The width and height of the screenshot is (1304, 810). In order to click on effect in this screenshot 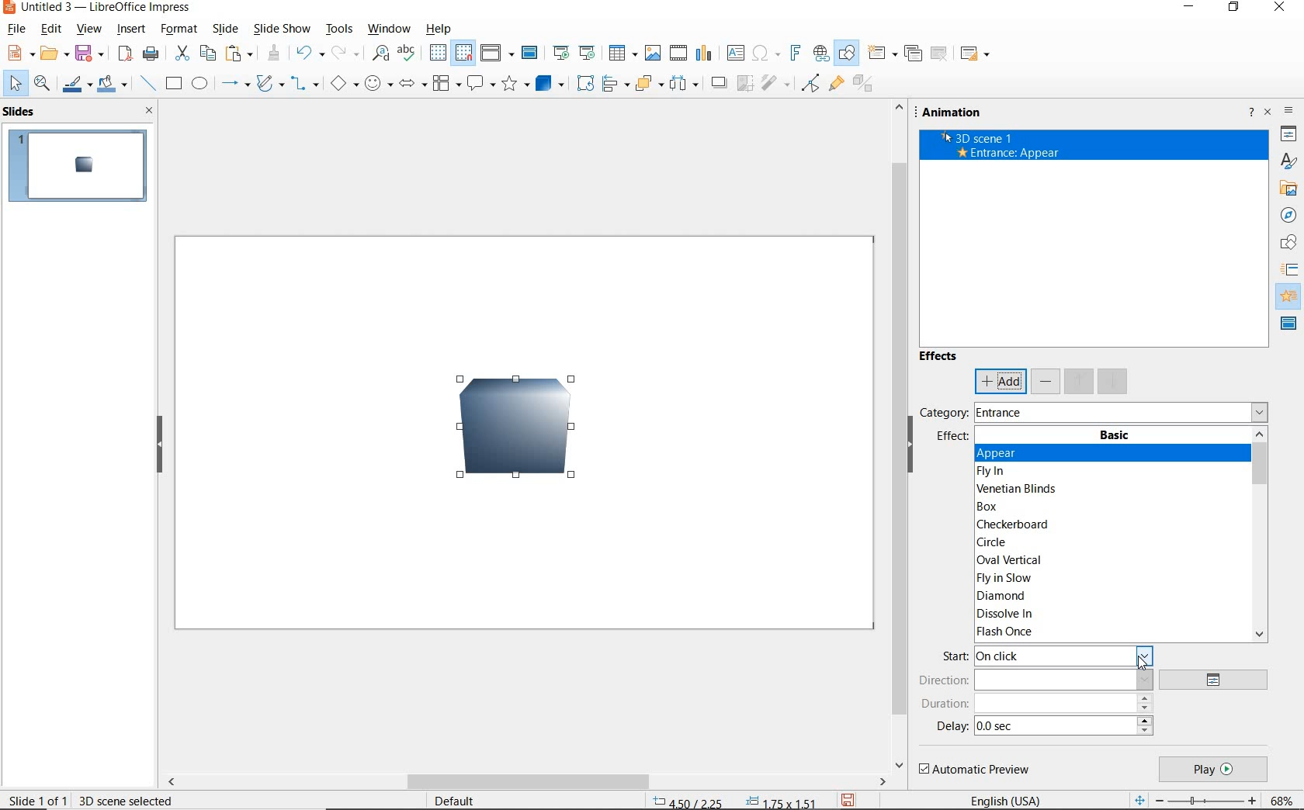, I will do `click(952, 440)`.